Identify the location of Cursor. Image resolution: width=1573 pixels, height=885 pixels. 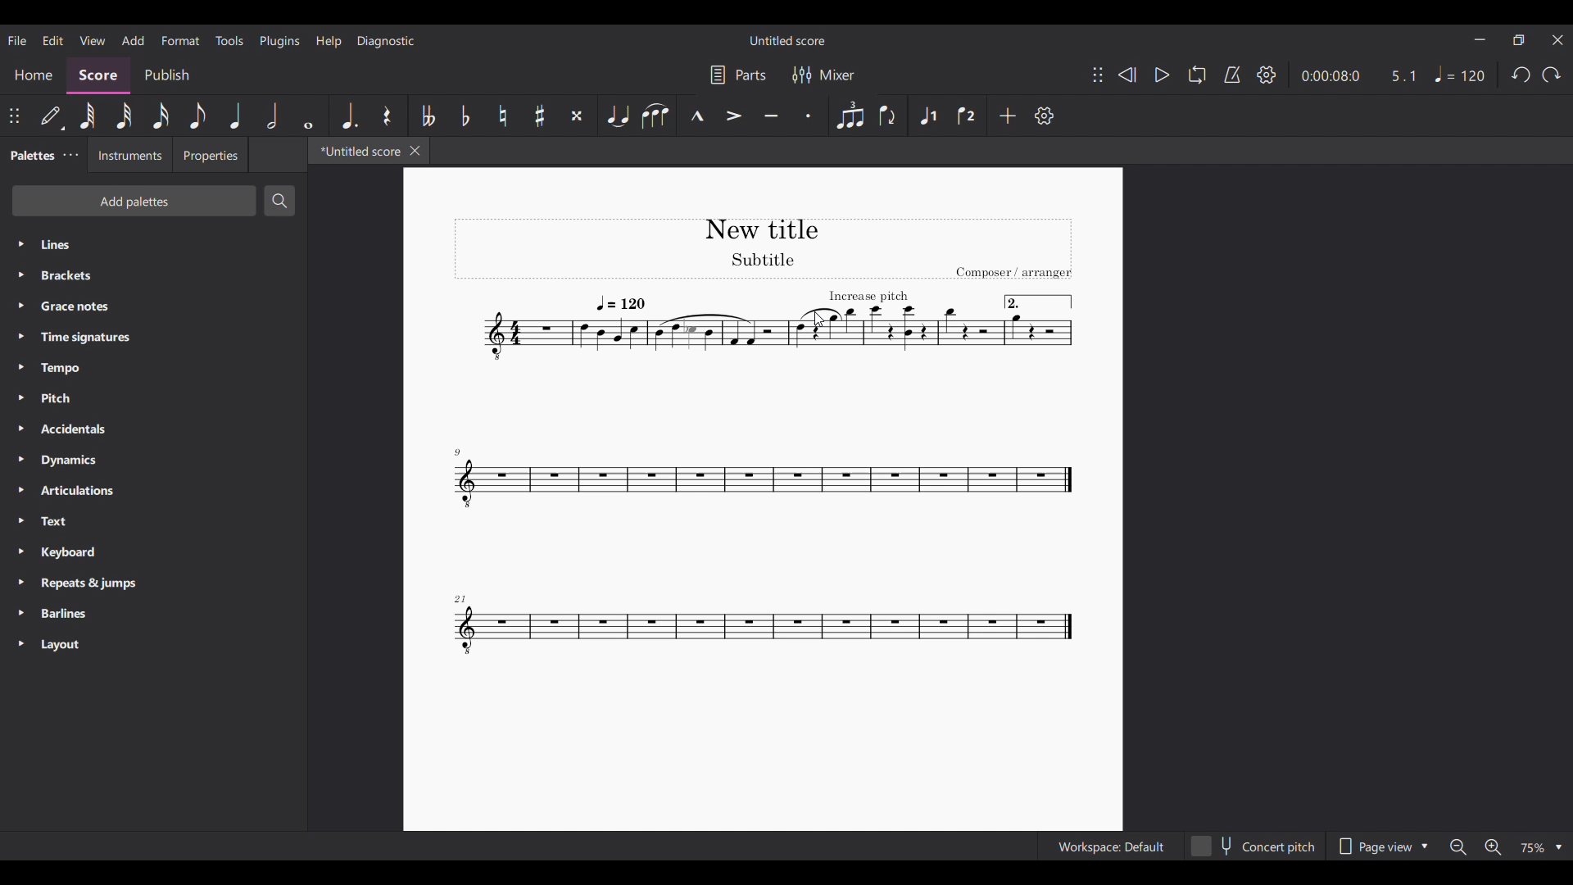
(818, 319).